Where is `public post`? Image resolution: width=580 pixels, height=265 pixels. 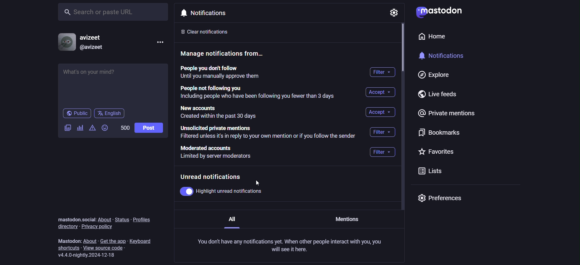 public post is located at coordinates (77, 114).